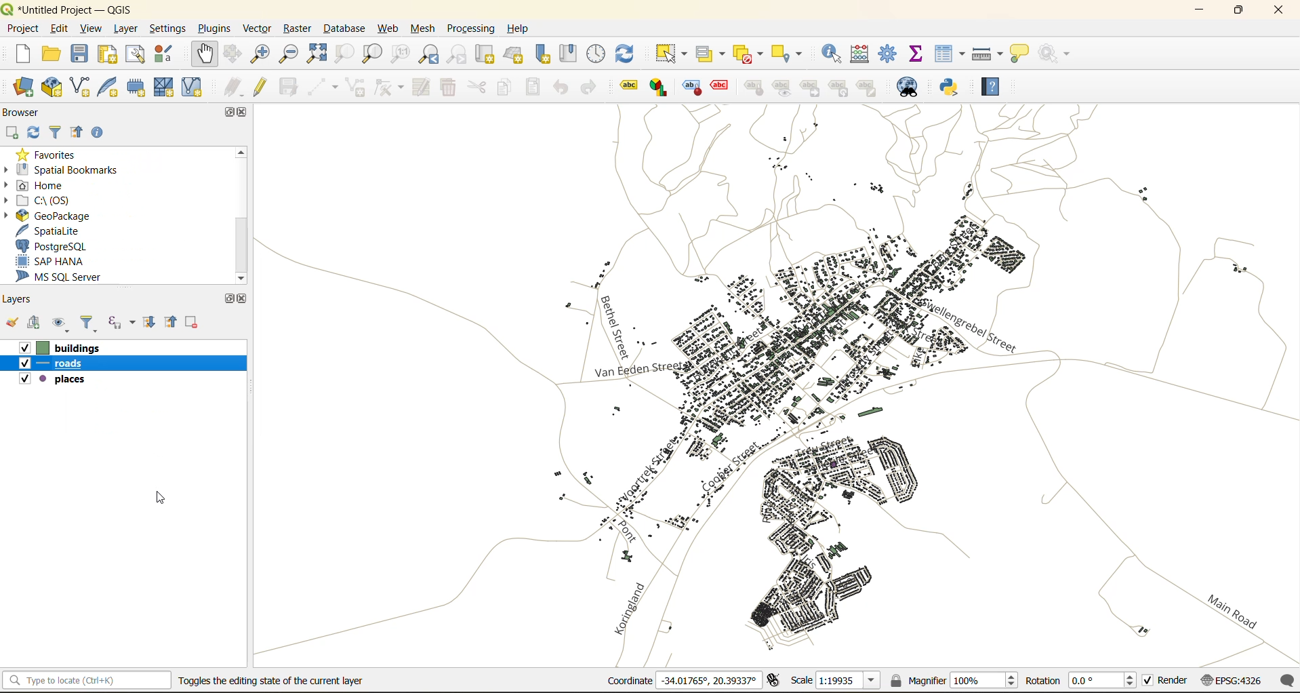  What do you see at coordinates (107, 56) in the screenshot?
I see `print layout` at bounding box center [107, 56].